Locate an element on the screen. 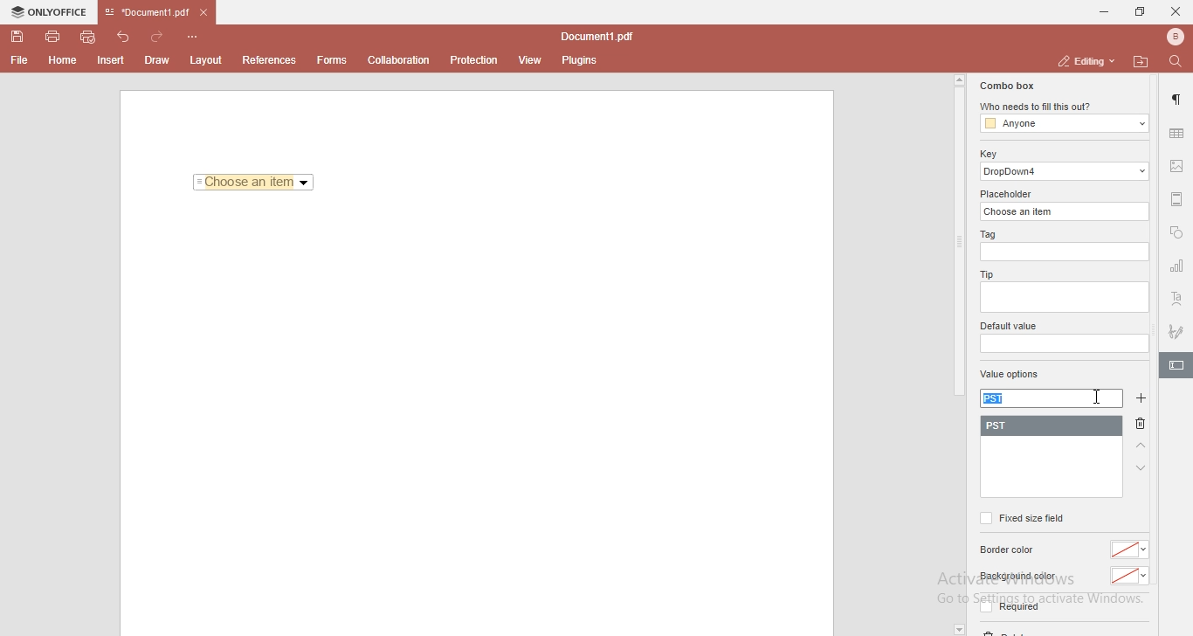 The width and height of the screenshot is (1193, 636). File is located at coordinates (17, 60).